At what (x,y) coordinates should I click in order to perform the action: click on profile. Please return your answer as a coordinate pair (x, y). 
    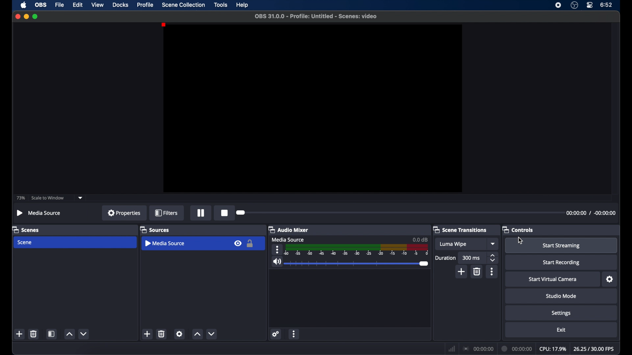
    Looking at the image, I should click on (146, 5).